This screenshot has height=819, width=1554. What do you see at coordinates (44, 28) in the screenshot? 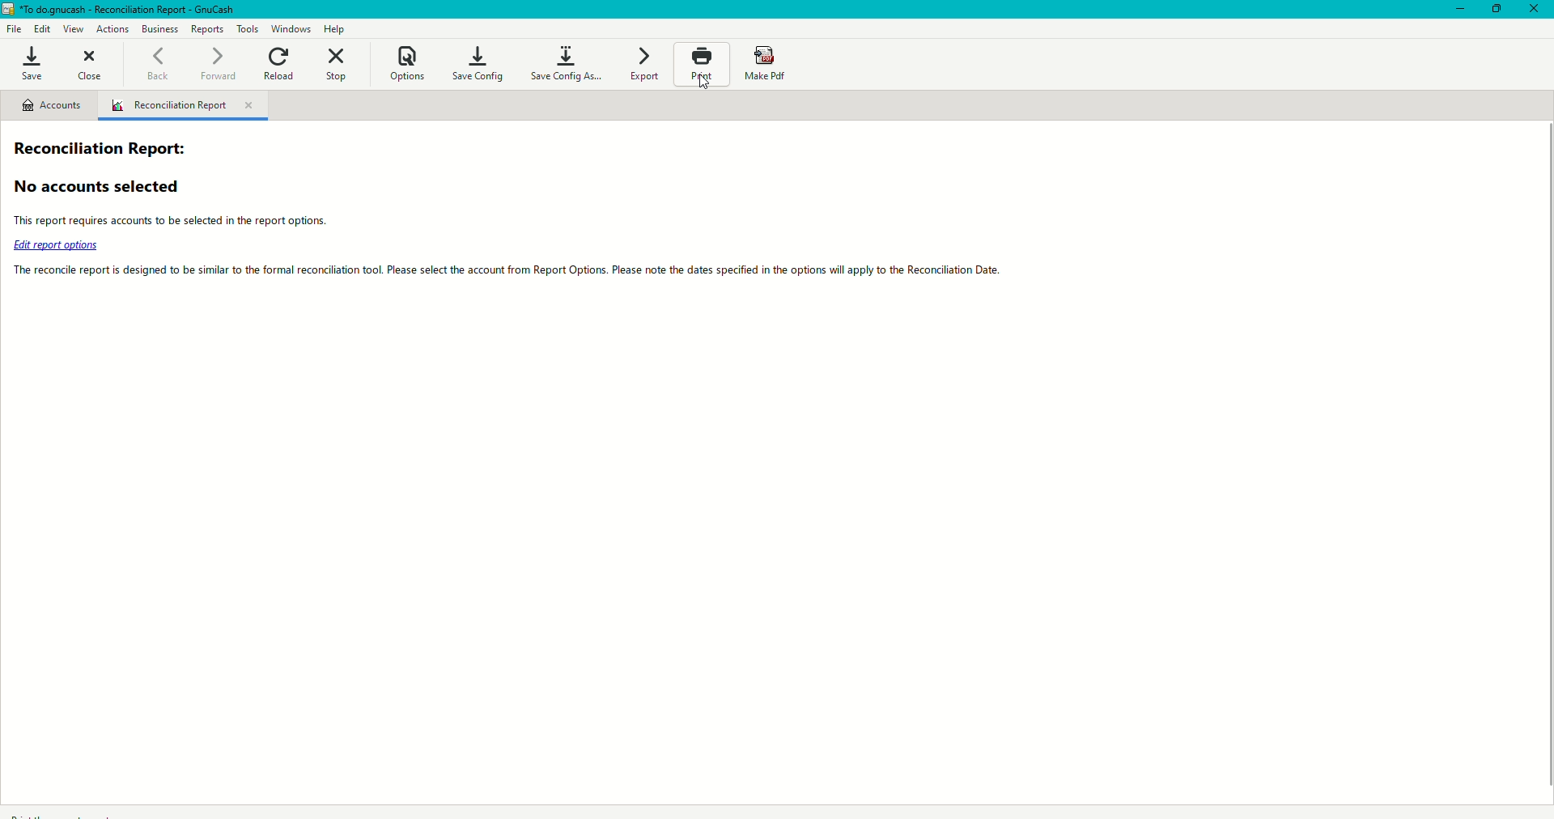
I see `Edit` at bounding box center [44, 28].